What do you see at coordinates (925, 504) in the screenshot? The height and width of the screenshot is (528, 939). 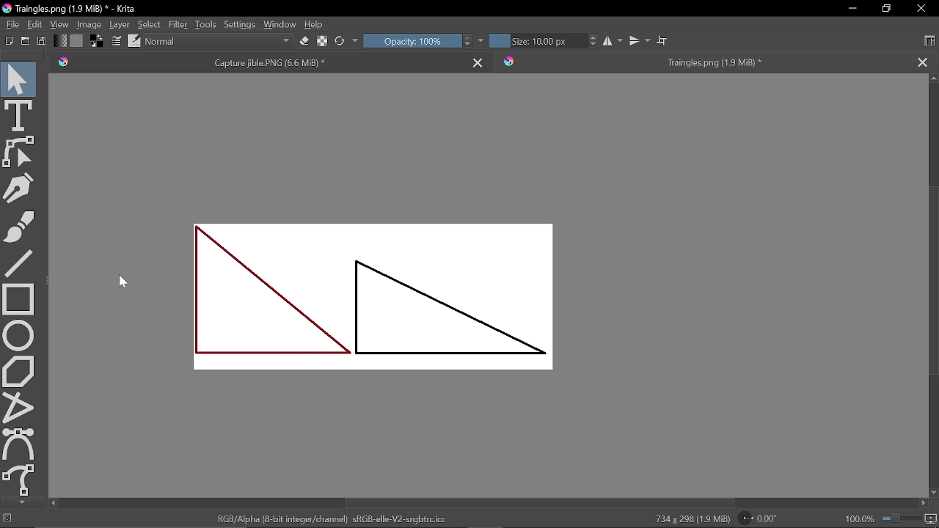 I see `Move right` at bounding box center [925, 504].